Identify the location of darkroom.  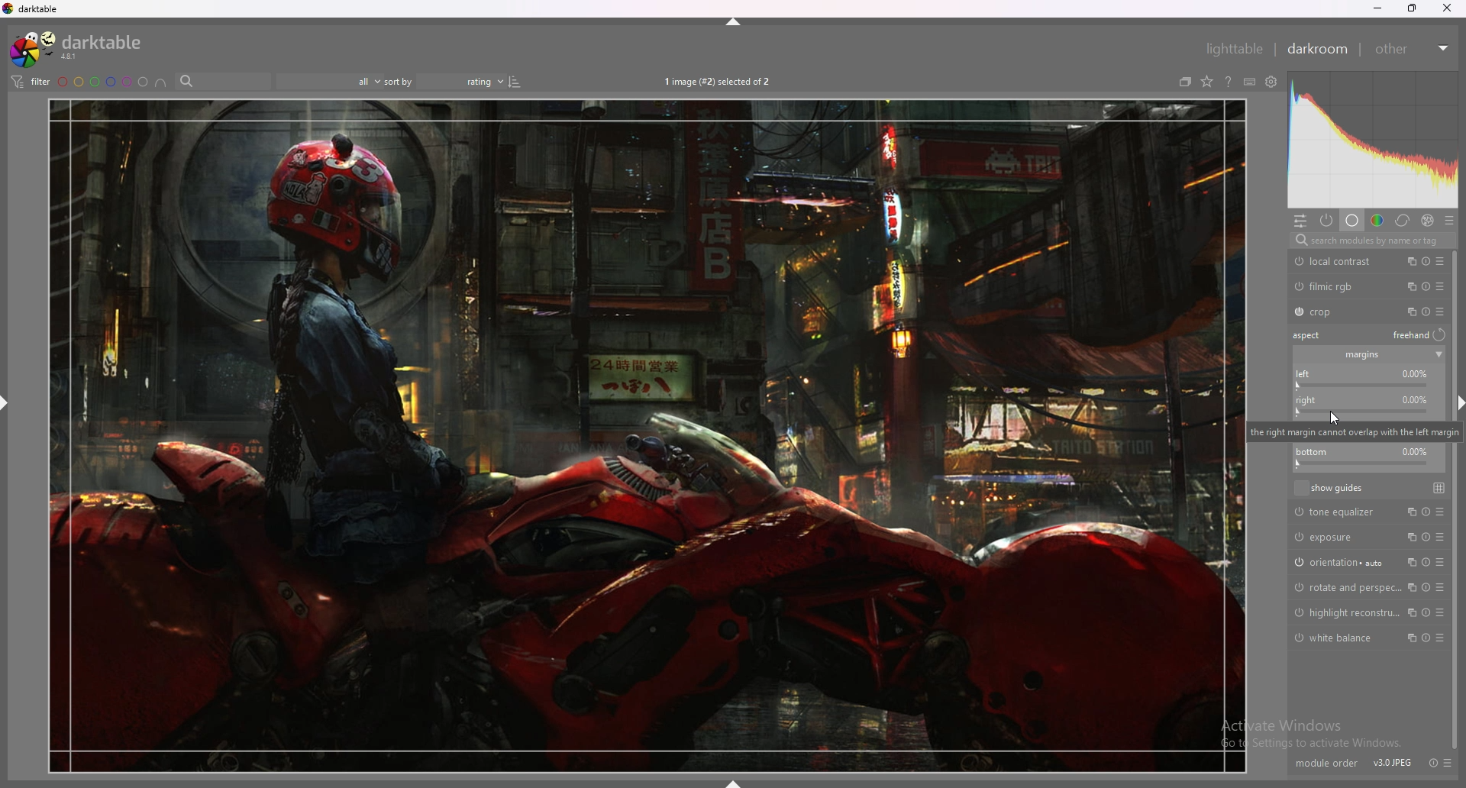
(1317, 49).